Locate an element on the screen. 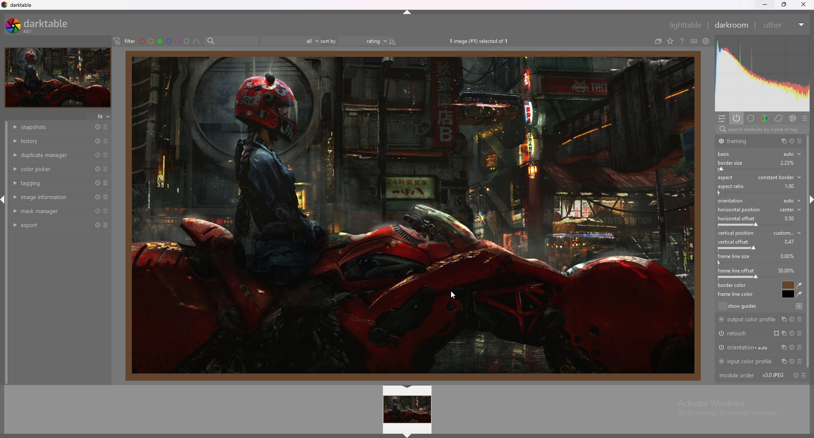 The image size is (814, 438). waterdrop is located at coordinates (800, 295).